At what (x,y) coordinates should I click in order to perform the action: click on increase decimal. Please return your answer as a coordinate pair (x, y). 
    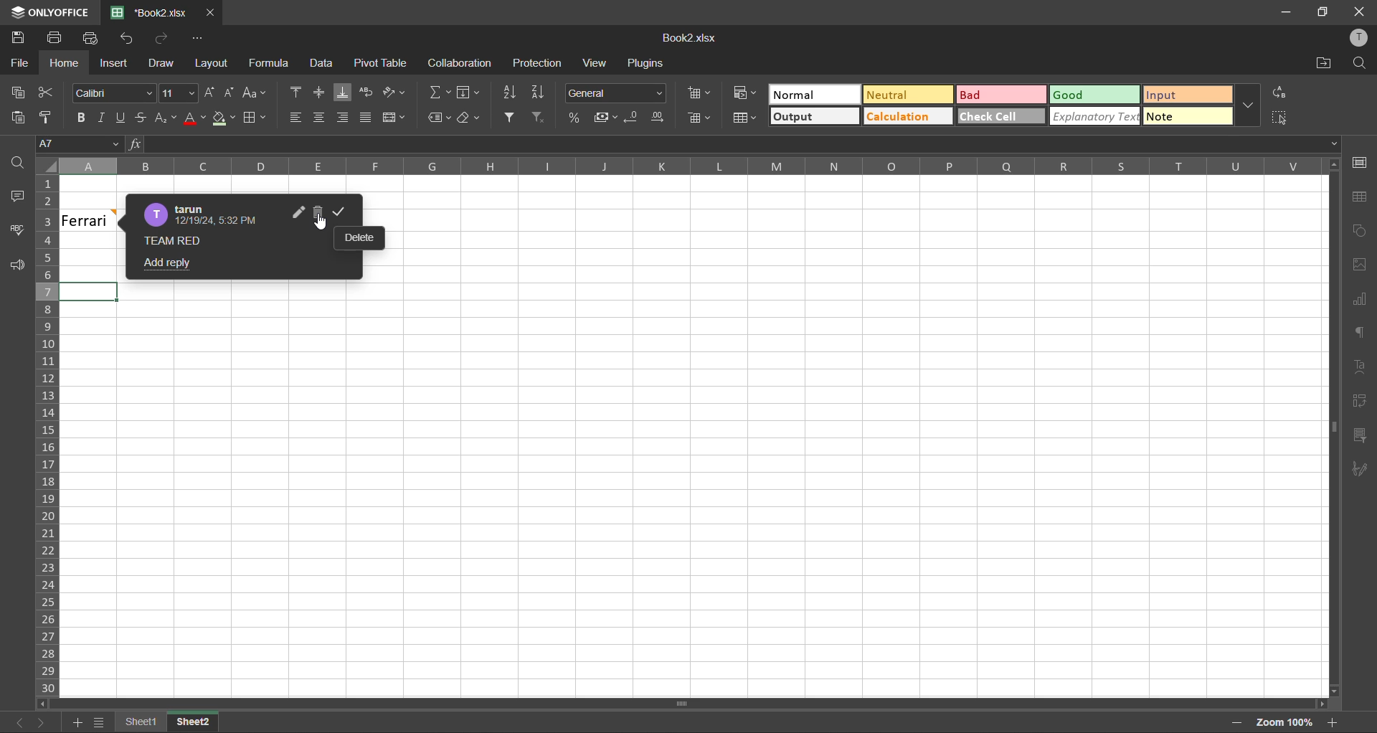
    Looking at the image, I should click on (660, 118).